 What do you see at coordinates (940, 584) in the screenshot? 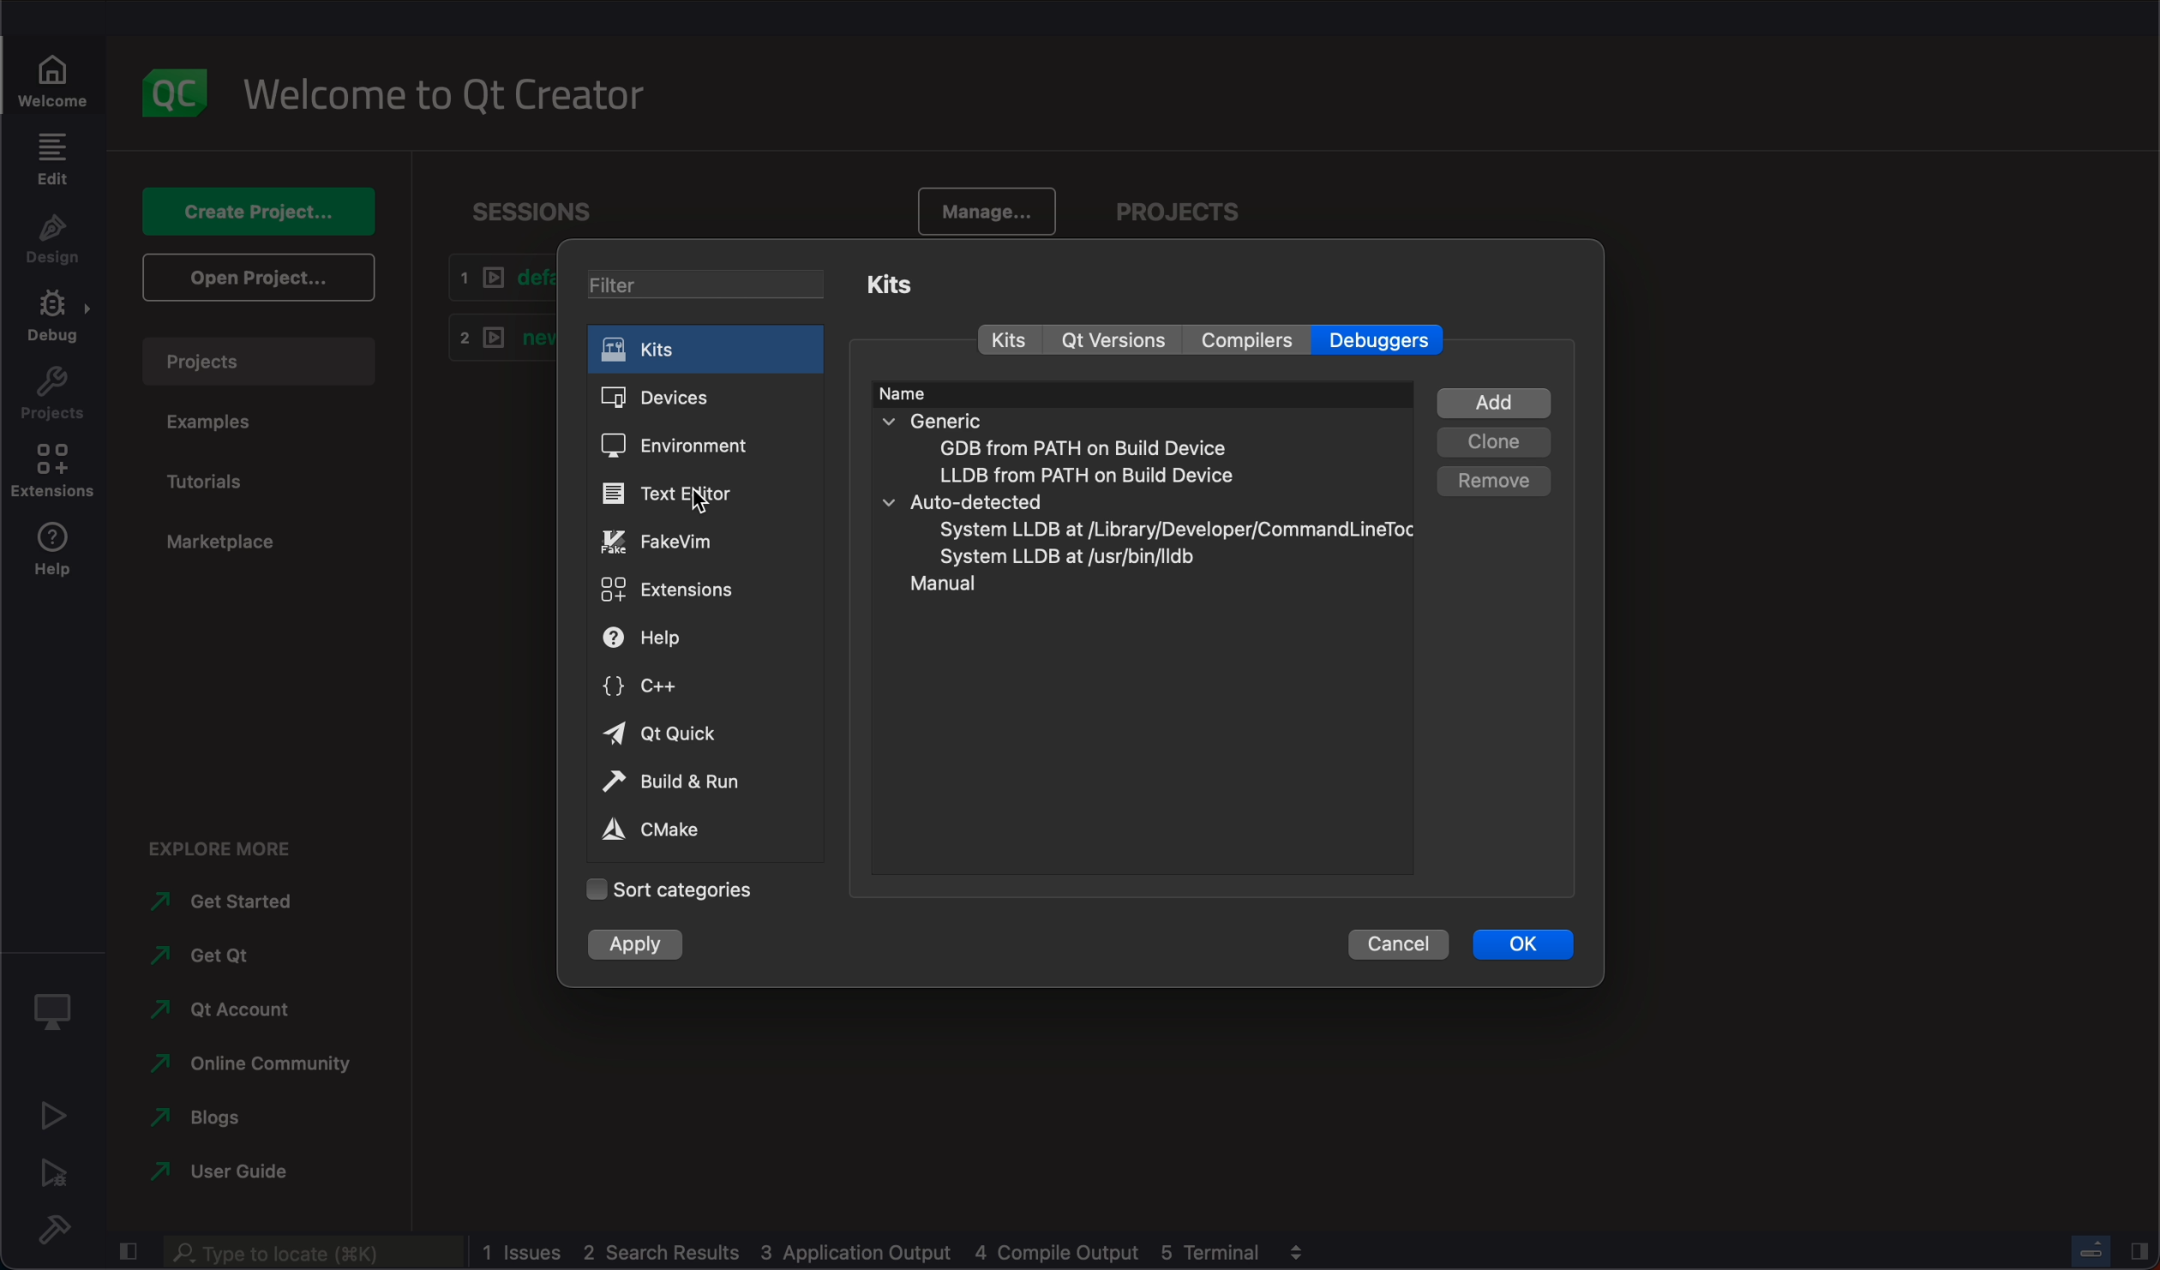
I see `manual` at bounding box center [940, 584].